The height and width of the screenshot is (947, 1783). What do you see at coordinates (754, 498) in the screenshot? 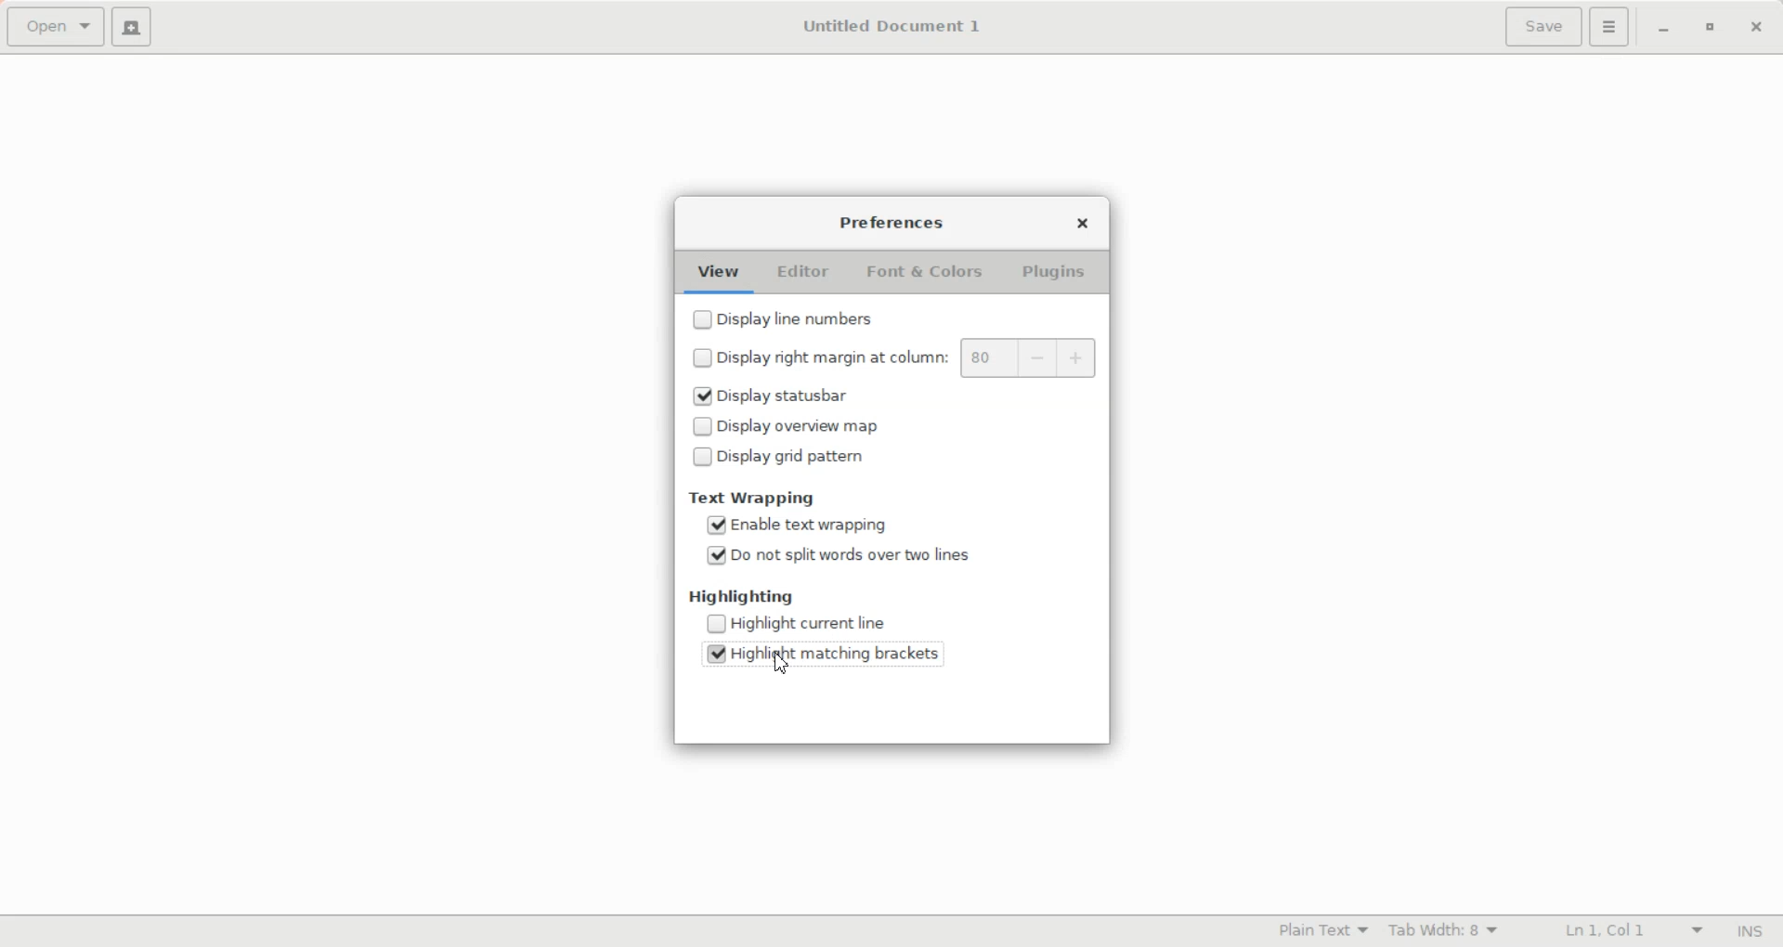
I see `Text Wrapping` at bounding box center [754, 498].